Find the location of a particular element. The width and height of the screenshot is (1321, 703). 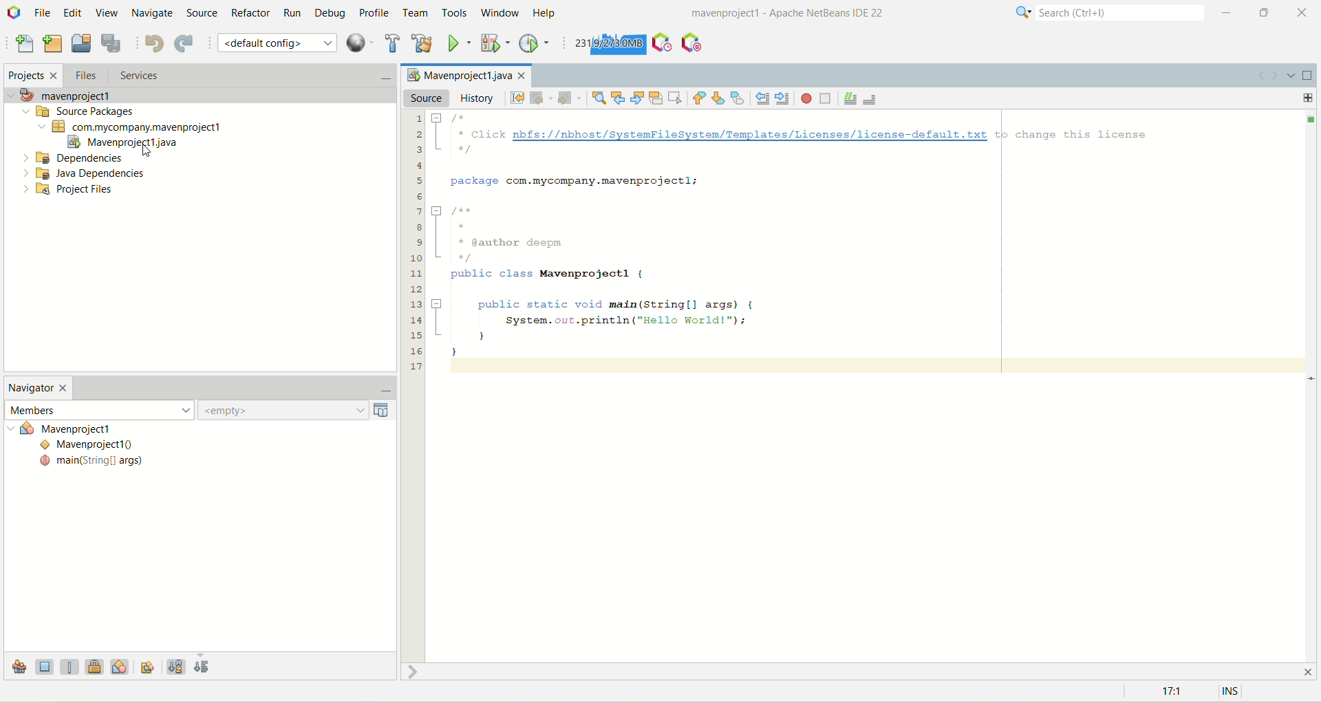

start macro recording is located at coordinates (807, 98).